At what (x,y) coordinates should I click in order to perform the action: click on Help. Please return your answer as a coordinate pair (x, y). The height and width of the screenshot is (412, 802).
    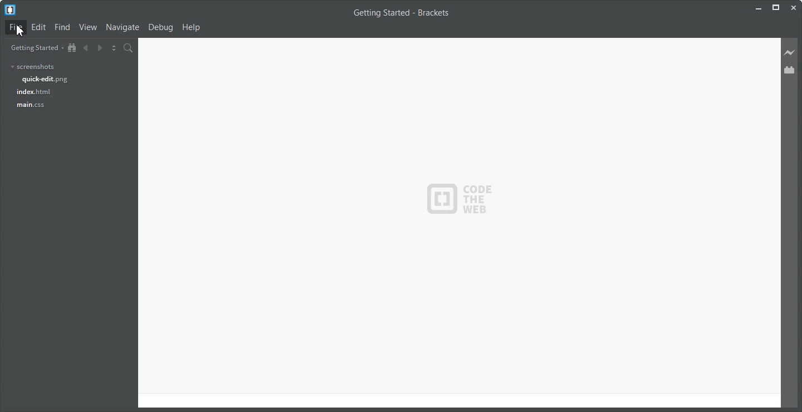
    Looking at the image, I should click on (191, 27).